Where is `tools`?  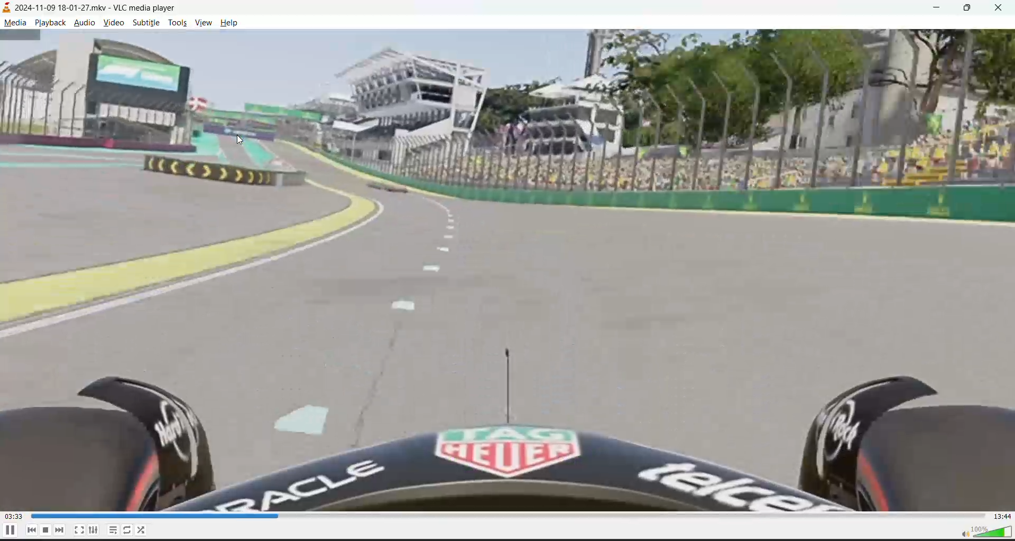
tools is located at coordinates (178, 22).